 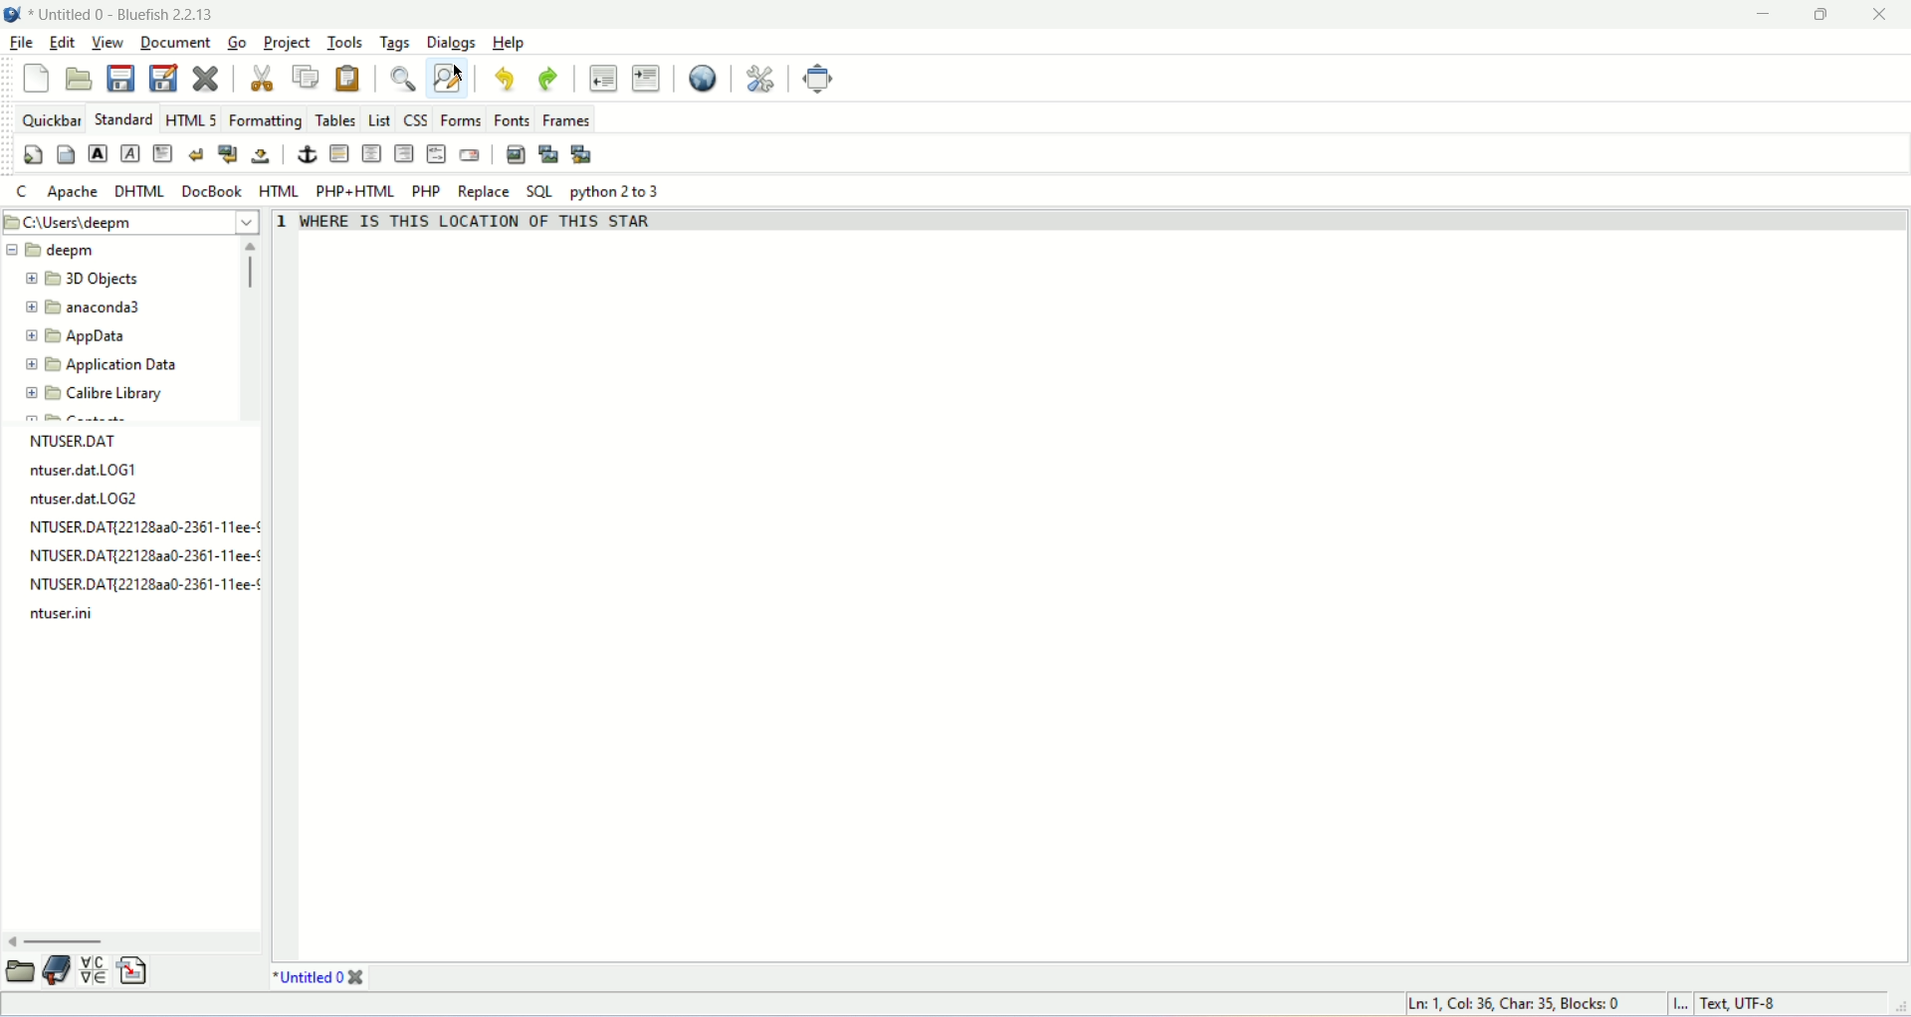 I want to click on quickbar, so click(x=50, y=119).